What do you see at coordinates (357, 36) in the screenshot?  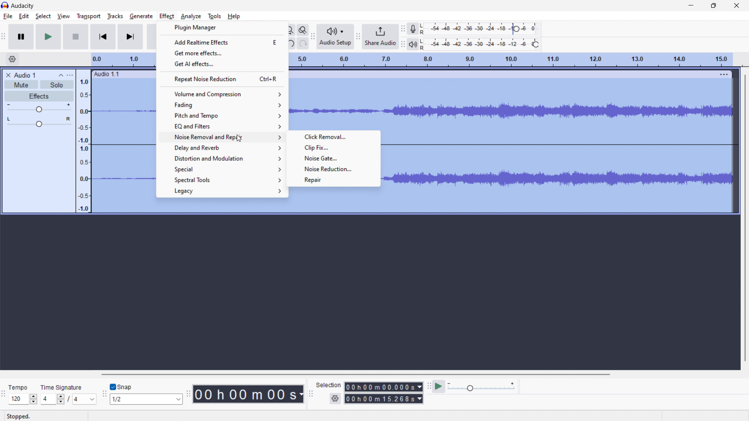 I see `share audio toolbar` at bounding box center [357, 36].